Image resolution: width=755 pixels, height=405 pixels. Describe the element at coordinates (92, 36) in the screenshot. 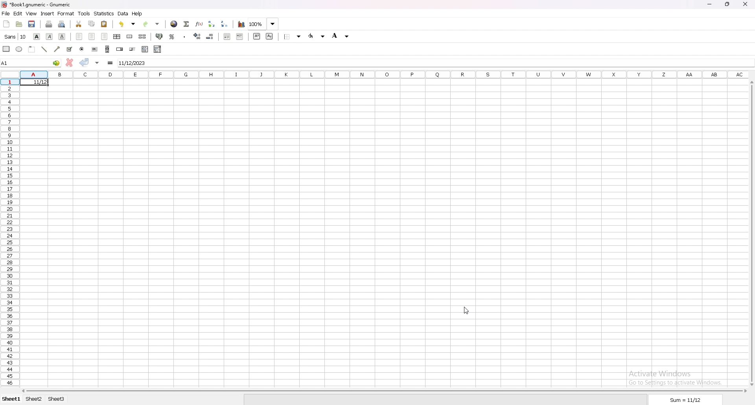

I see `centre` at that location.